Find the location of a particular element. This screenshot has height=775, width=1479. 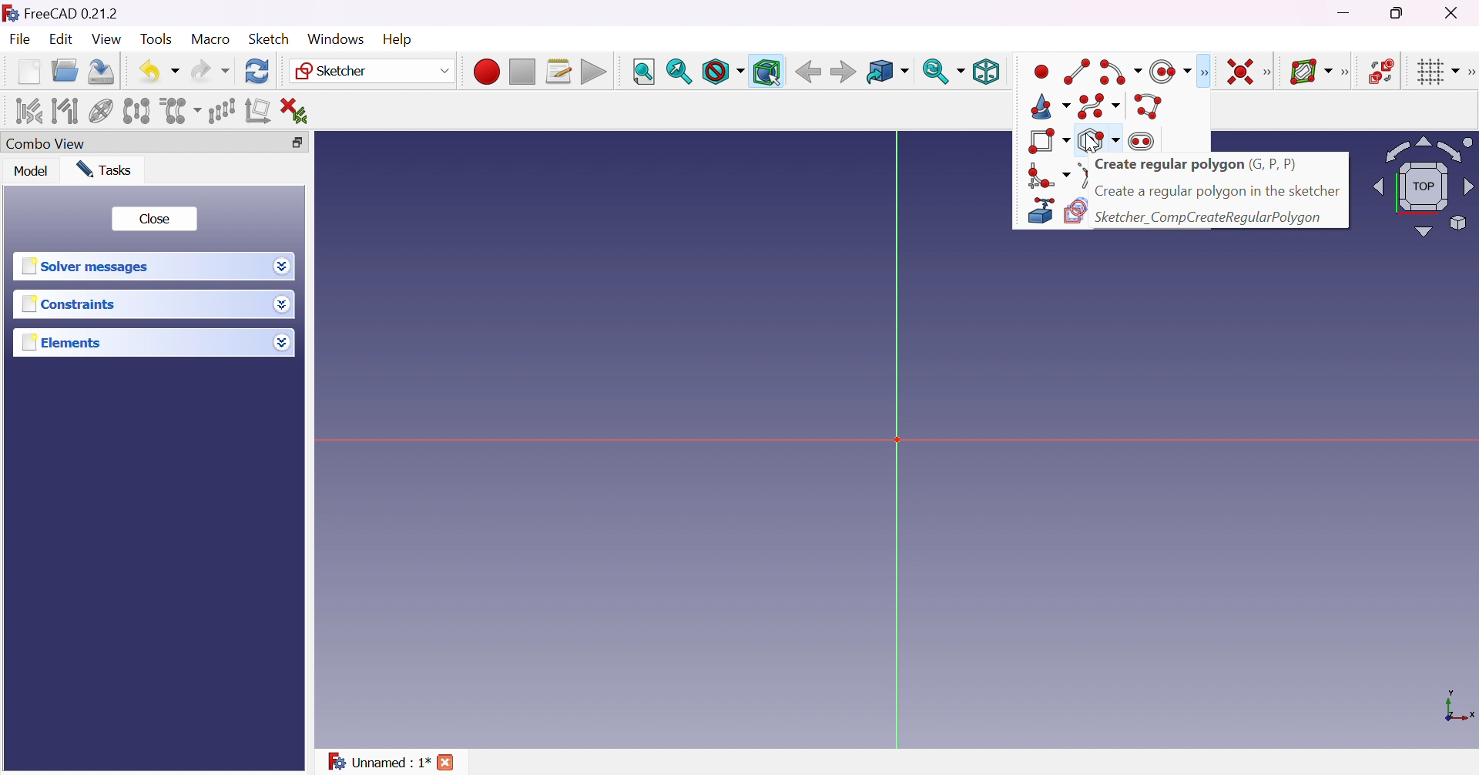

Create B-spline is located at coordinates (1098, 106).